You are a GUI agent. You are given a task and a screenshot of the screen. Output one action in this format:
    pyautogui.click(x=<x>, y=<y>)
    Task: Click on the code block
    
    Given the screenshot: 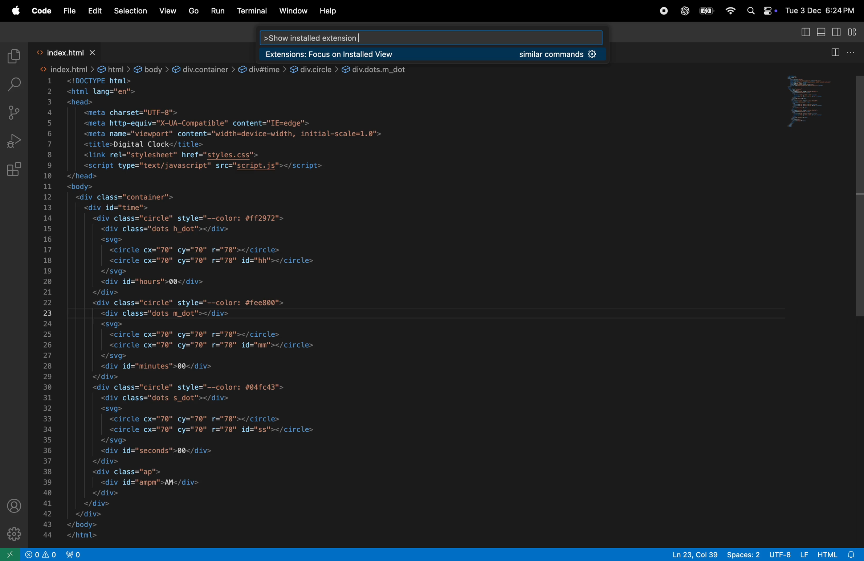 What is the action you would take?
    pyautogui.click(x=351, y=309)
    